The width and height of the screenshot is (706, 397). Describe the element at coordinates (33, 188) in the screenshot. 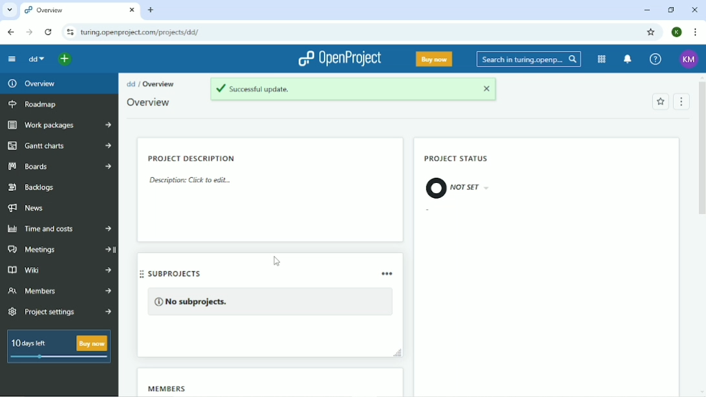

I see `Backlogs` at that location.